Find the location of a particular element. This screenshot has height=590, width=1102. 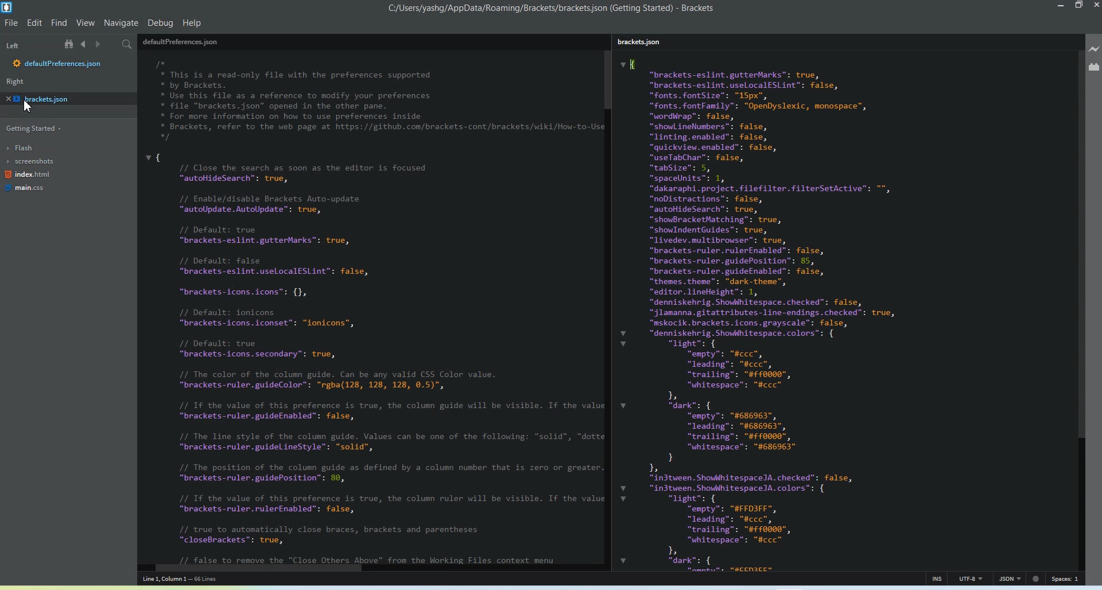

Extension Manager is located at coordinates (1093, 67).